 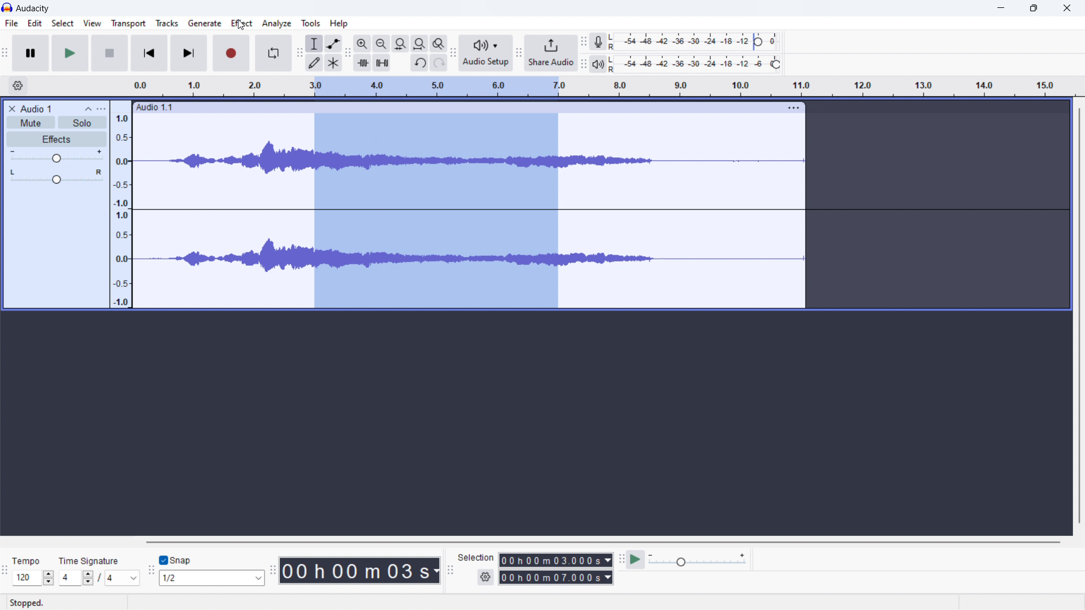 What do you see at coordinates (555, 560) in the screenshot?
I see `00 h 00 m 03.000s` at bounding box center [555, 560].